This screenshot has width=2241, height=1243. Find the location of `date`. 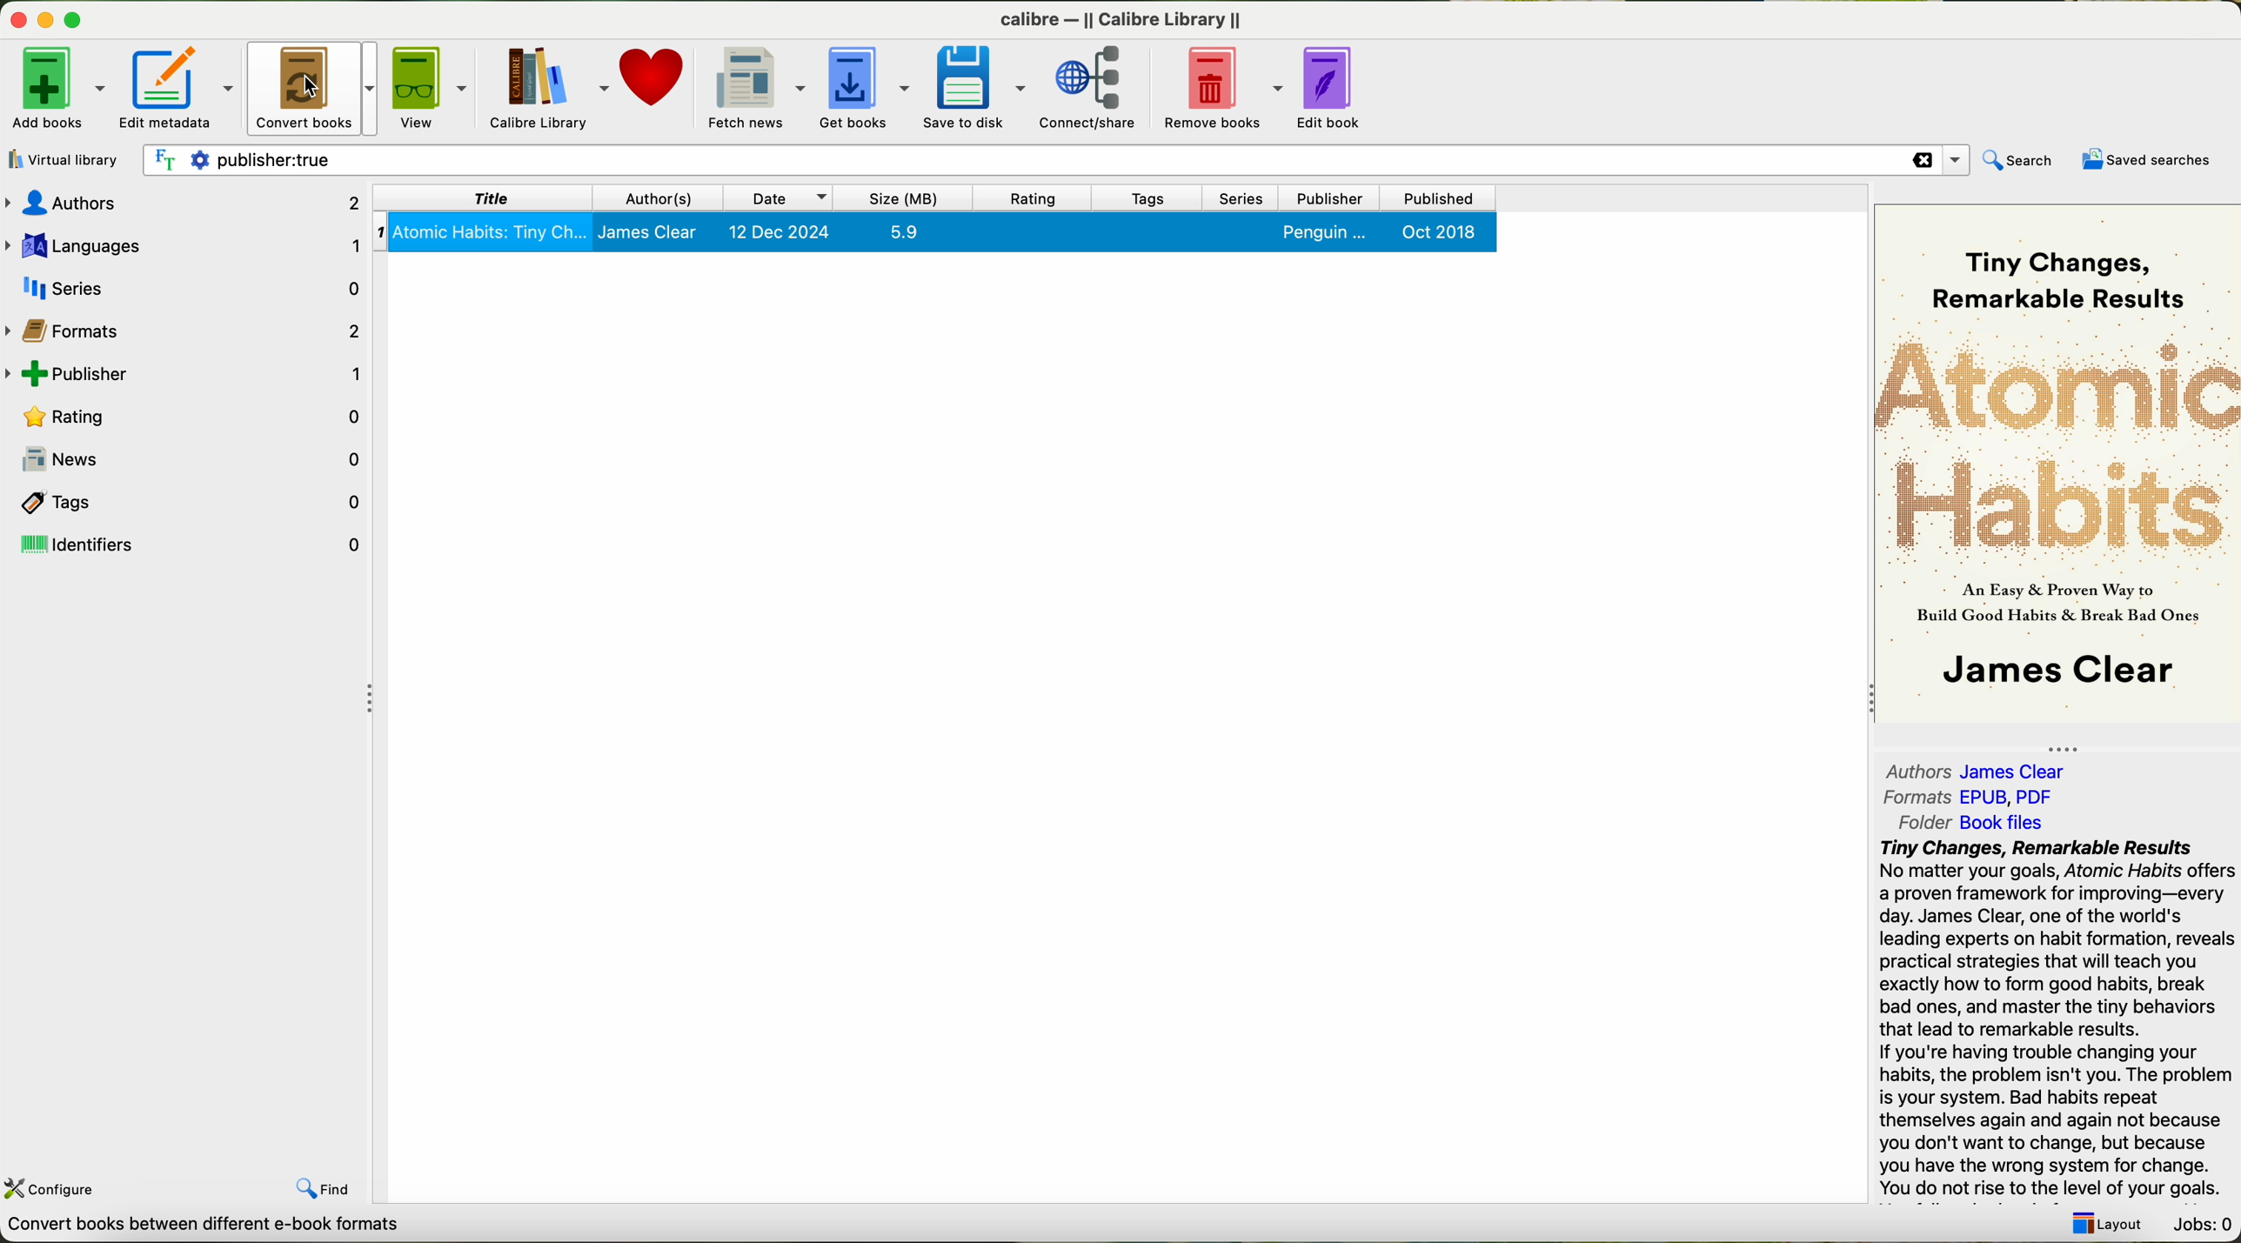

date is located at coordinates (779, 199).